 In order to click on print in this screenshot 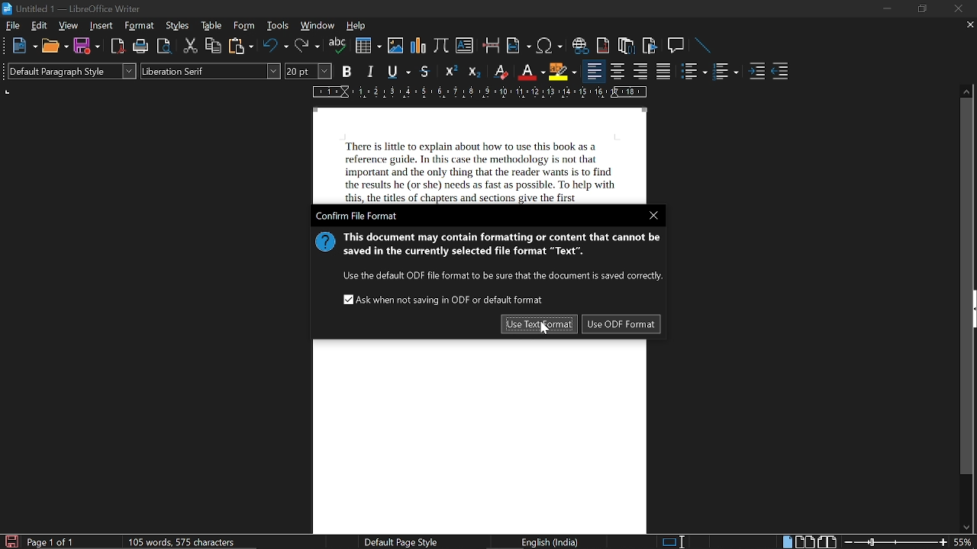, I will do `click(141, 46)`.